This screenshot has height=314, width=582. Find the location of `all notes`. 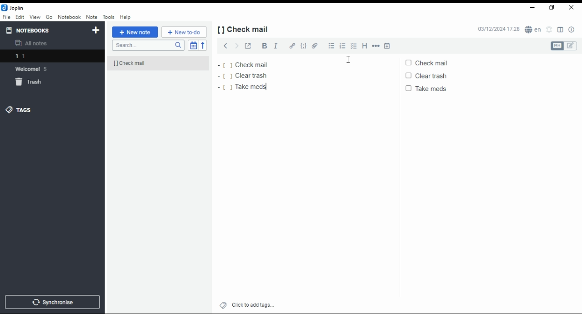

all notes is located at coordinates (33, 43).